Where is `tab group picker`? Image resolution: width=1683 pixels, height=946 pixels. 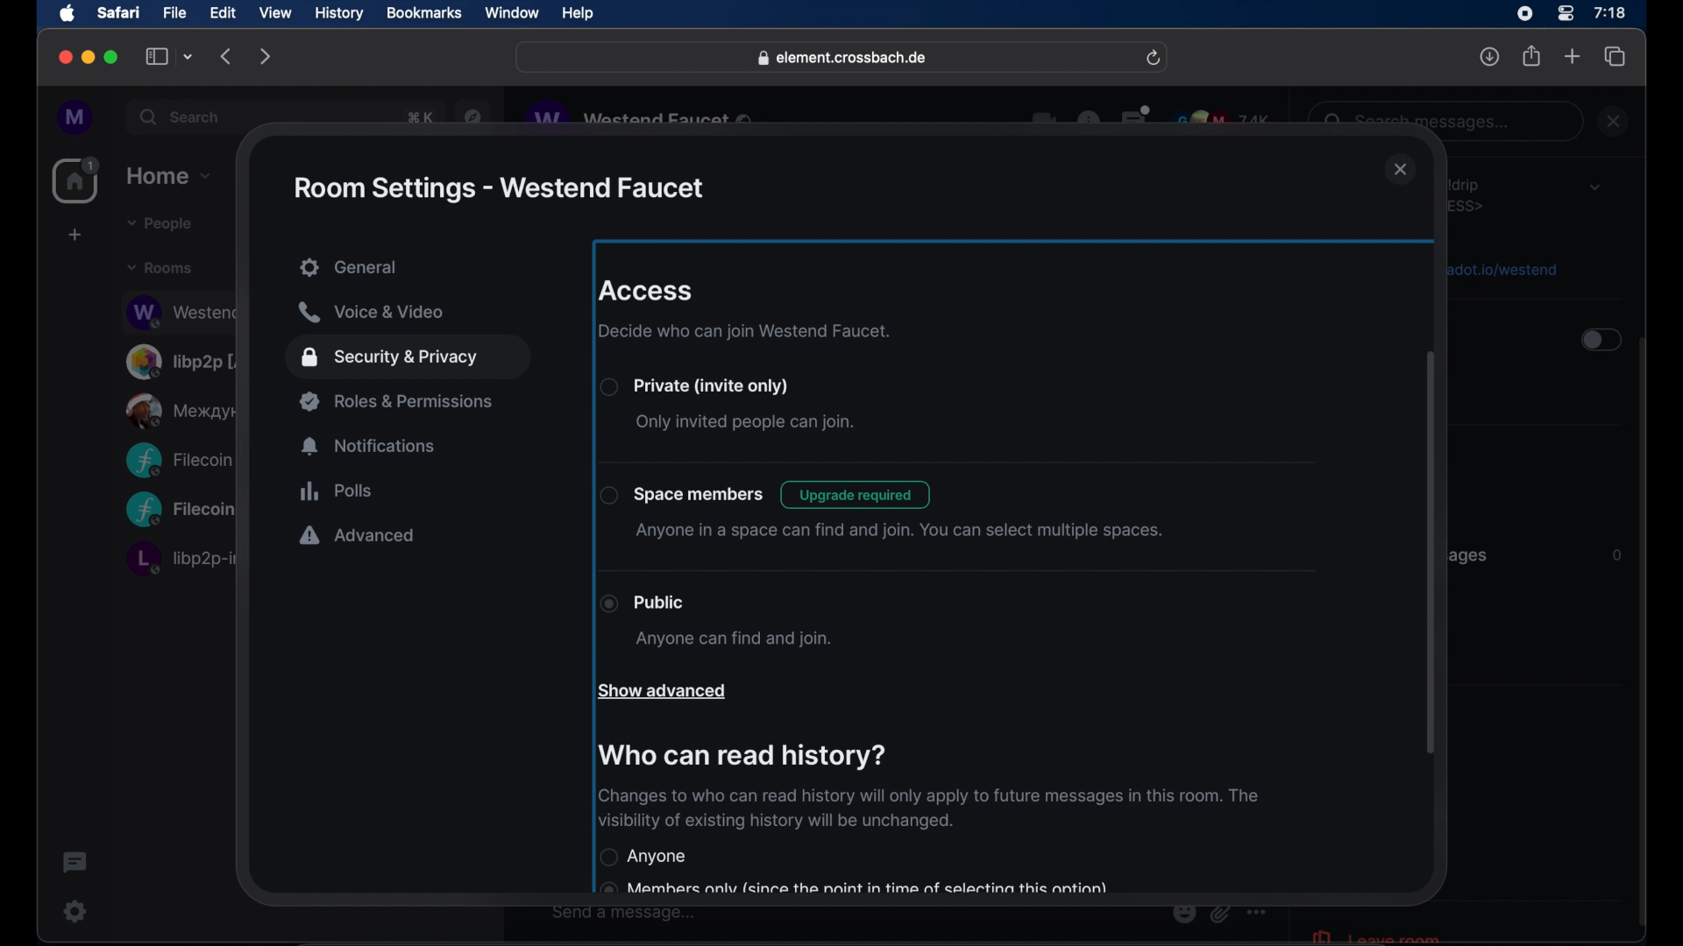
tab group picker is located at coordinates (188, 56).